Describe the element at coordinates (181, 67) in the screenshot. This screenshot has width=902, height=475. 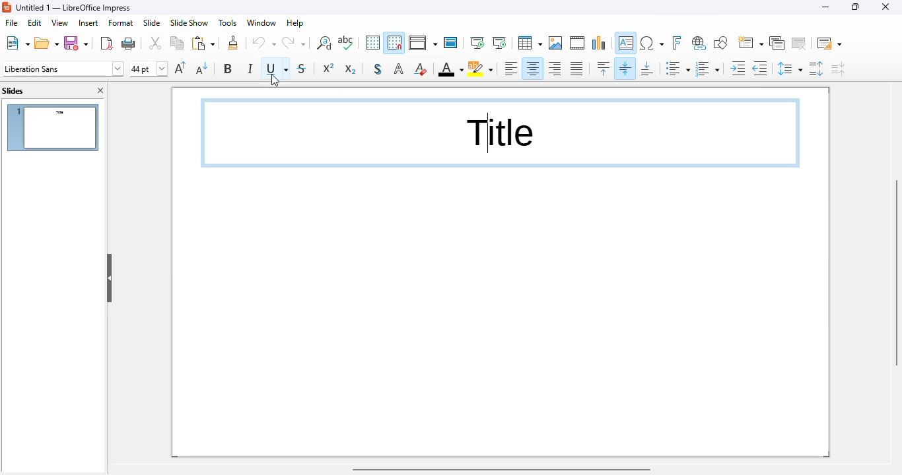
I see `increase font size` at that location.